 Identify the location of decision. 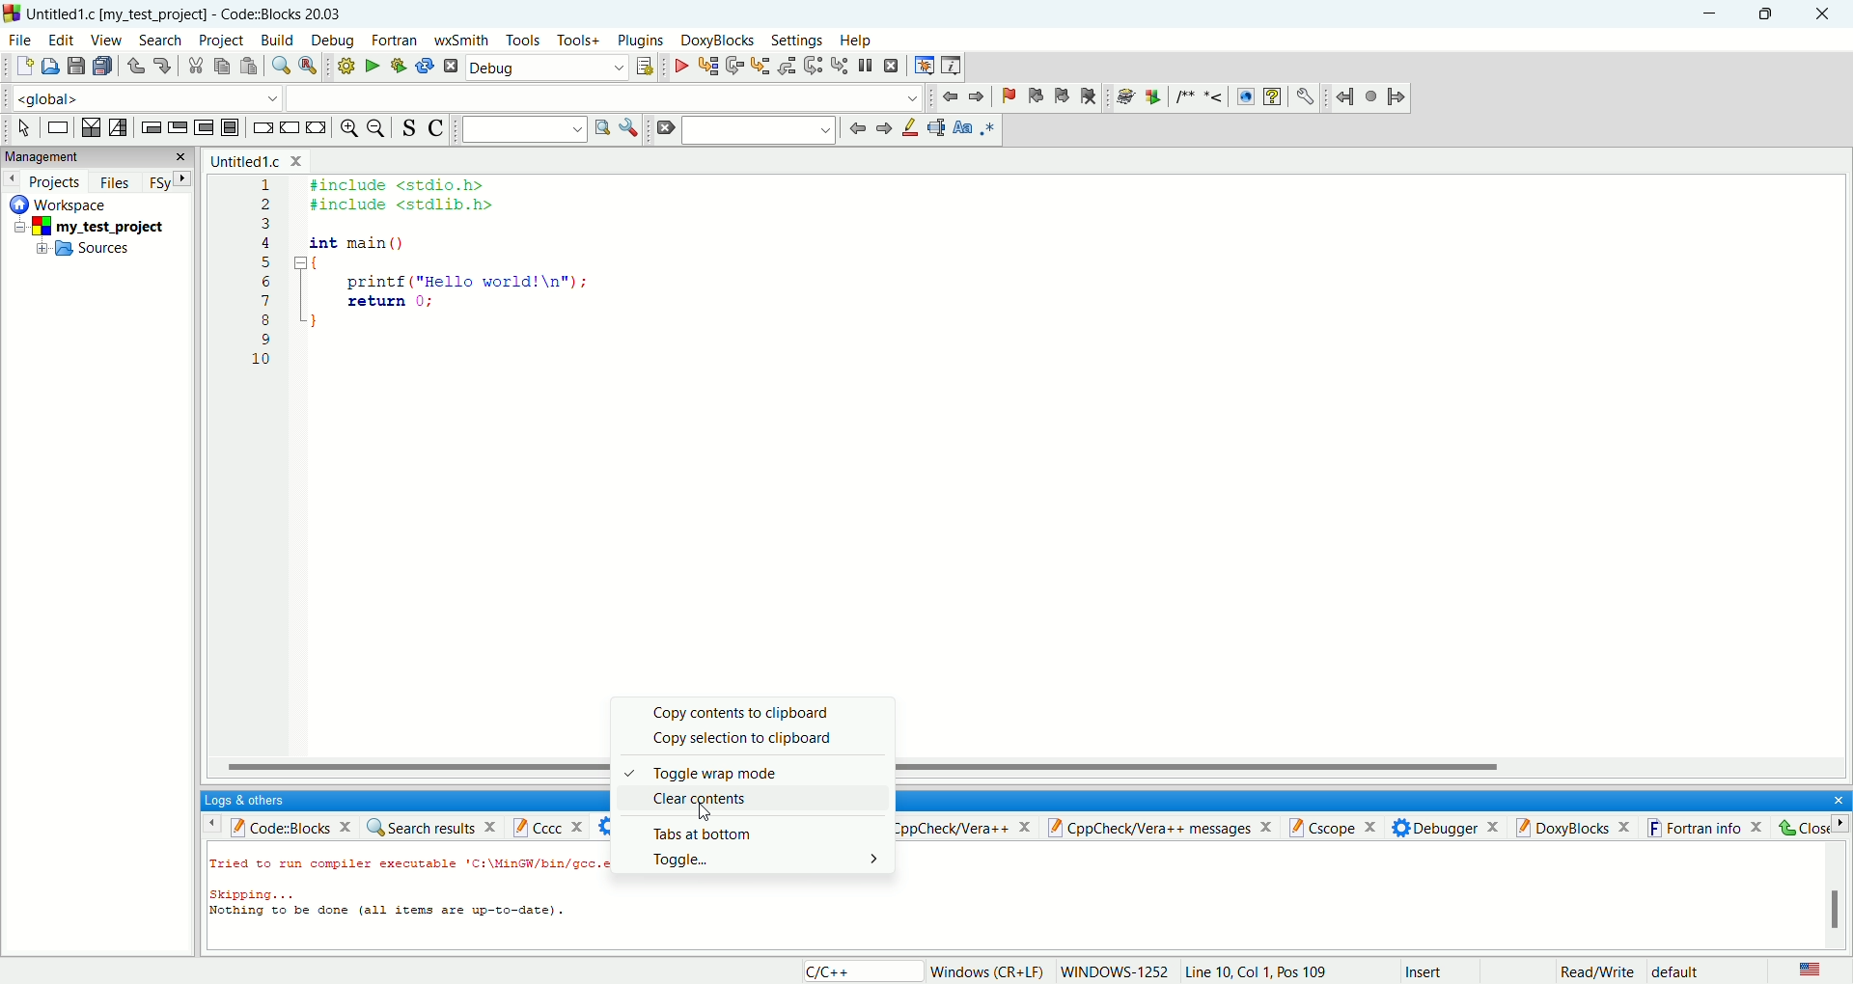
(92, 126).